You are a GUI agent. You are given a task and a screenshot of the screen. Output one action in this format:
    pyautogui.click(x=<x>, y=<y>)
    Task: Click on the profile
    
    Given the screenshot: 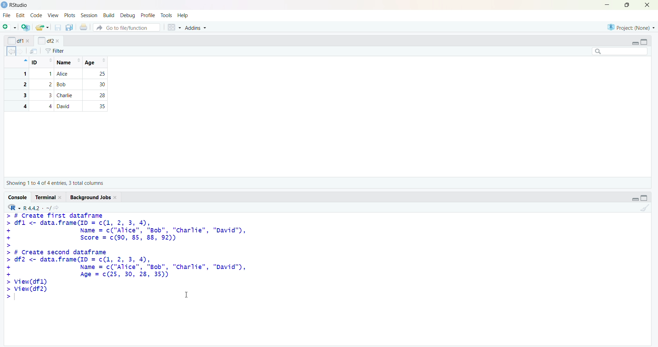 What is the action you would take?
    pyautogui.click(x=148, y=15)
    